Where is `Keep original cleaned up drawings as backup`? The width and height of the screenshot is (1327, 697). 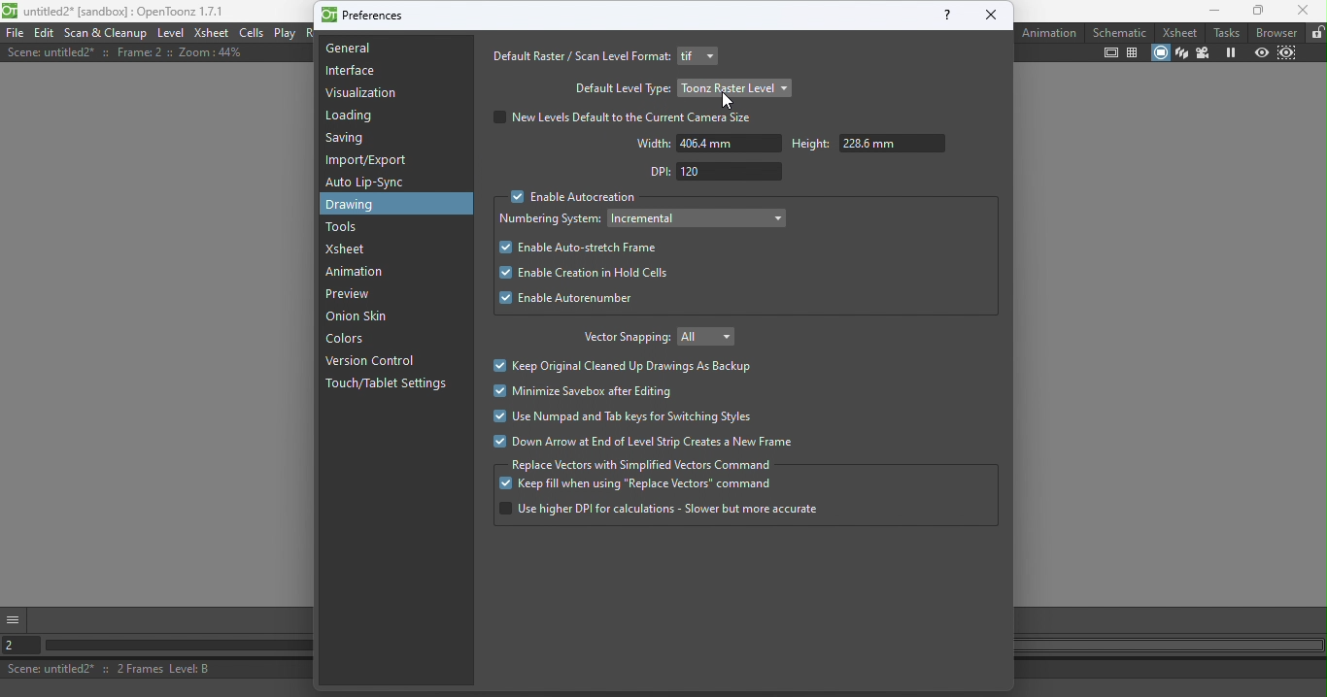
Keep original cleaned up drawings as backup is located at coordinates (628, 366).